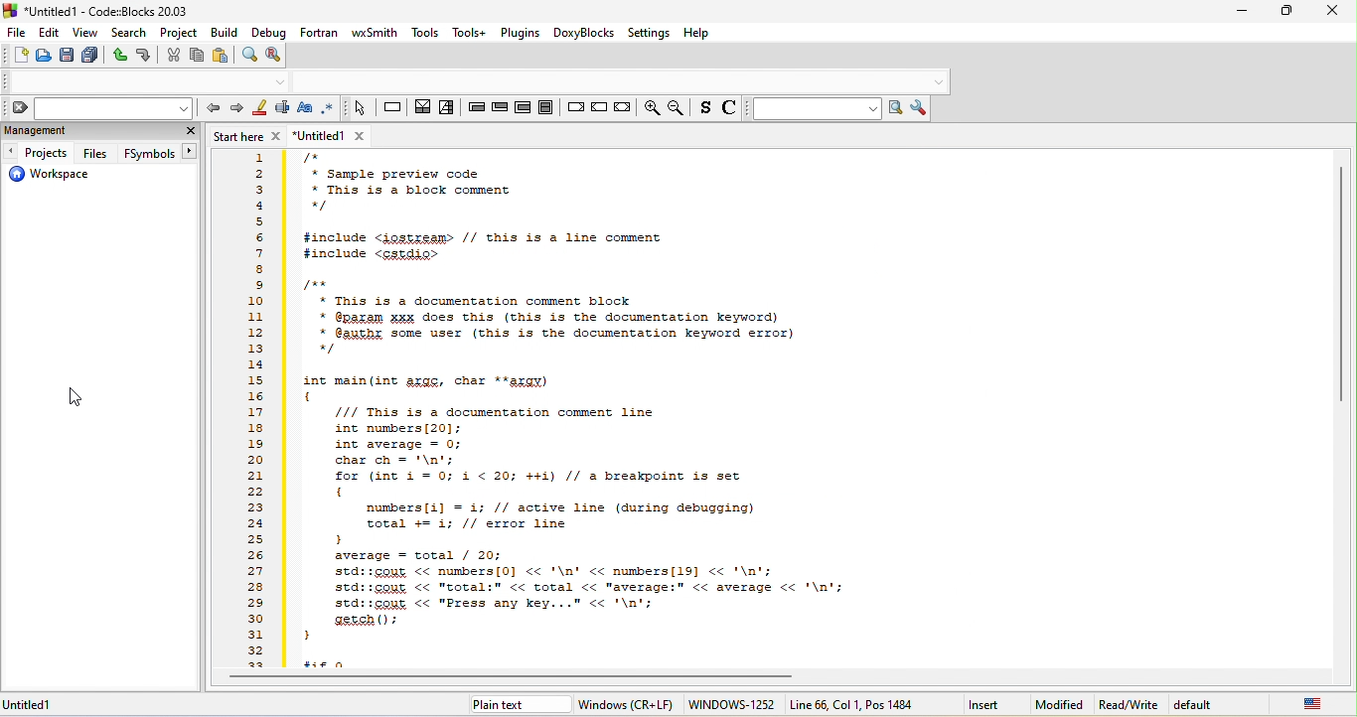 The height and width of the screenshot is (717, 1357). What do you see at coordinates (74, 397) in the screenshot?
I see `cursor` at bounding box center [74, 397].